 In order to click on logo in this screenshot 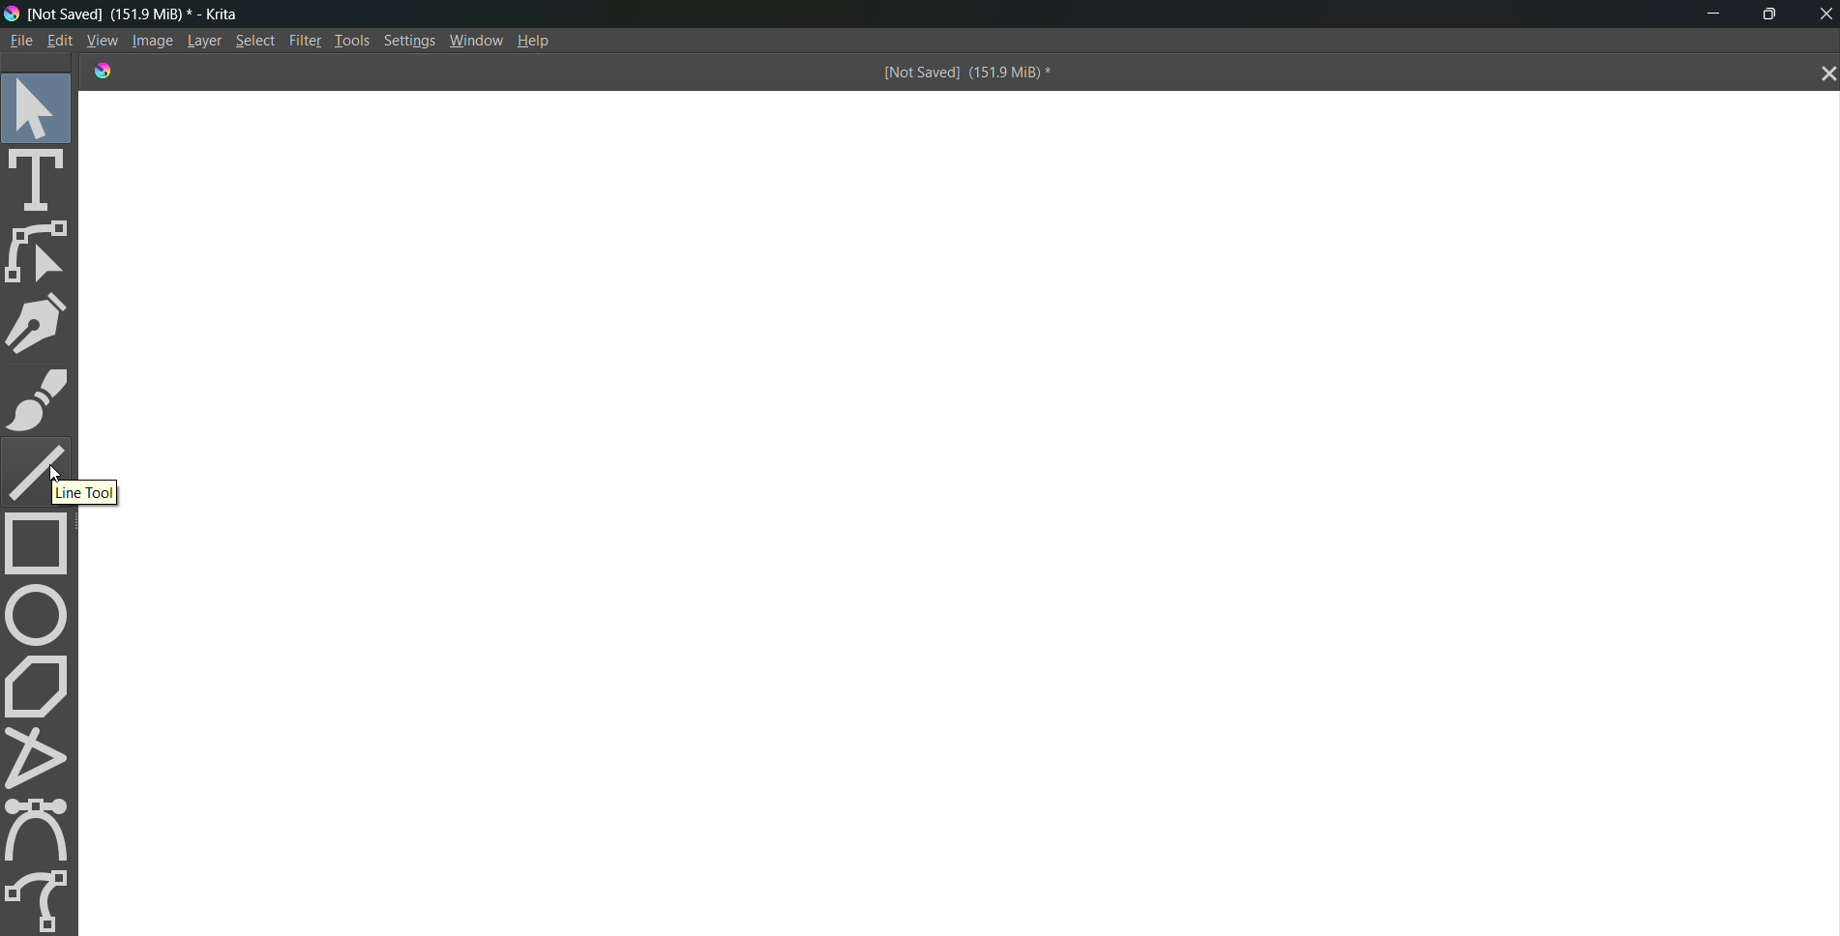, I will do `click(12, 13)`.